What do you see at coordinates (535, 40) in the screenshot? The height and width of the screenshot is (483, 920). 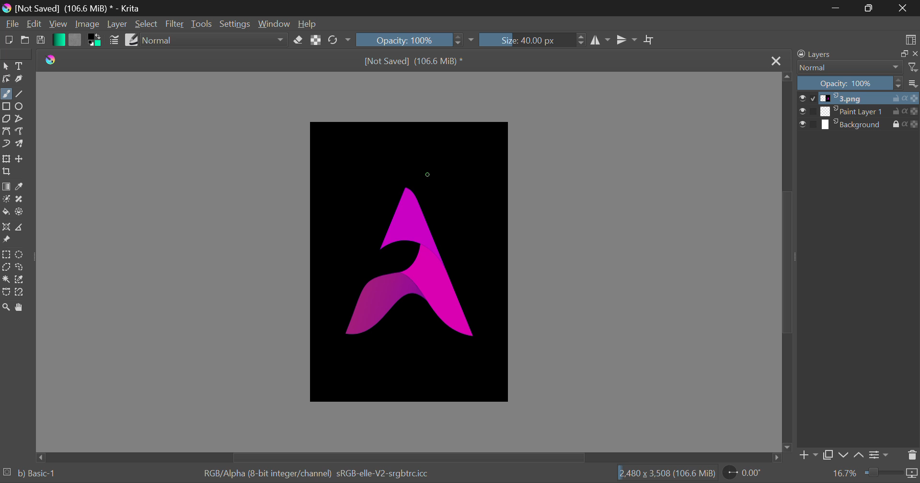 I see `Size: 40.00 px` at bounding box center [535, 40].